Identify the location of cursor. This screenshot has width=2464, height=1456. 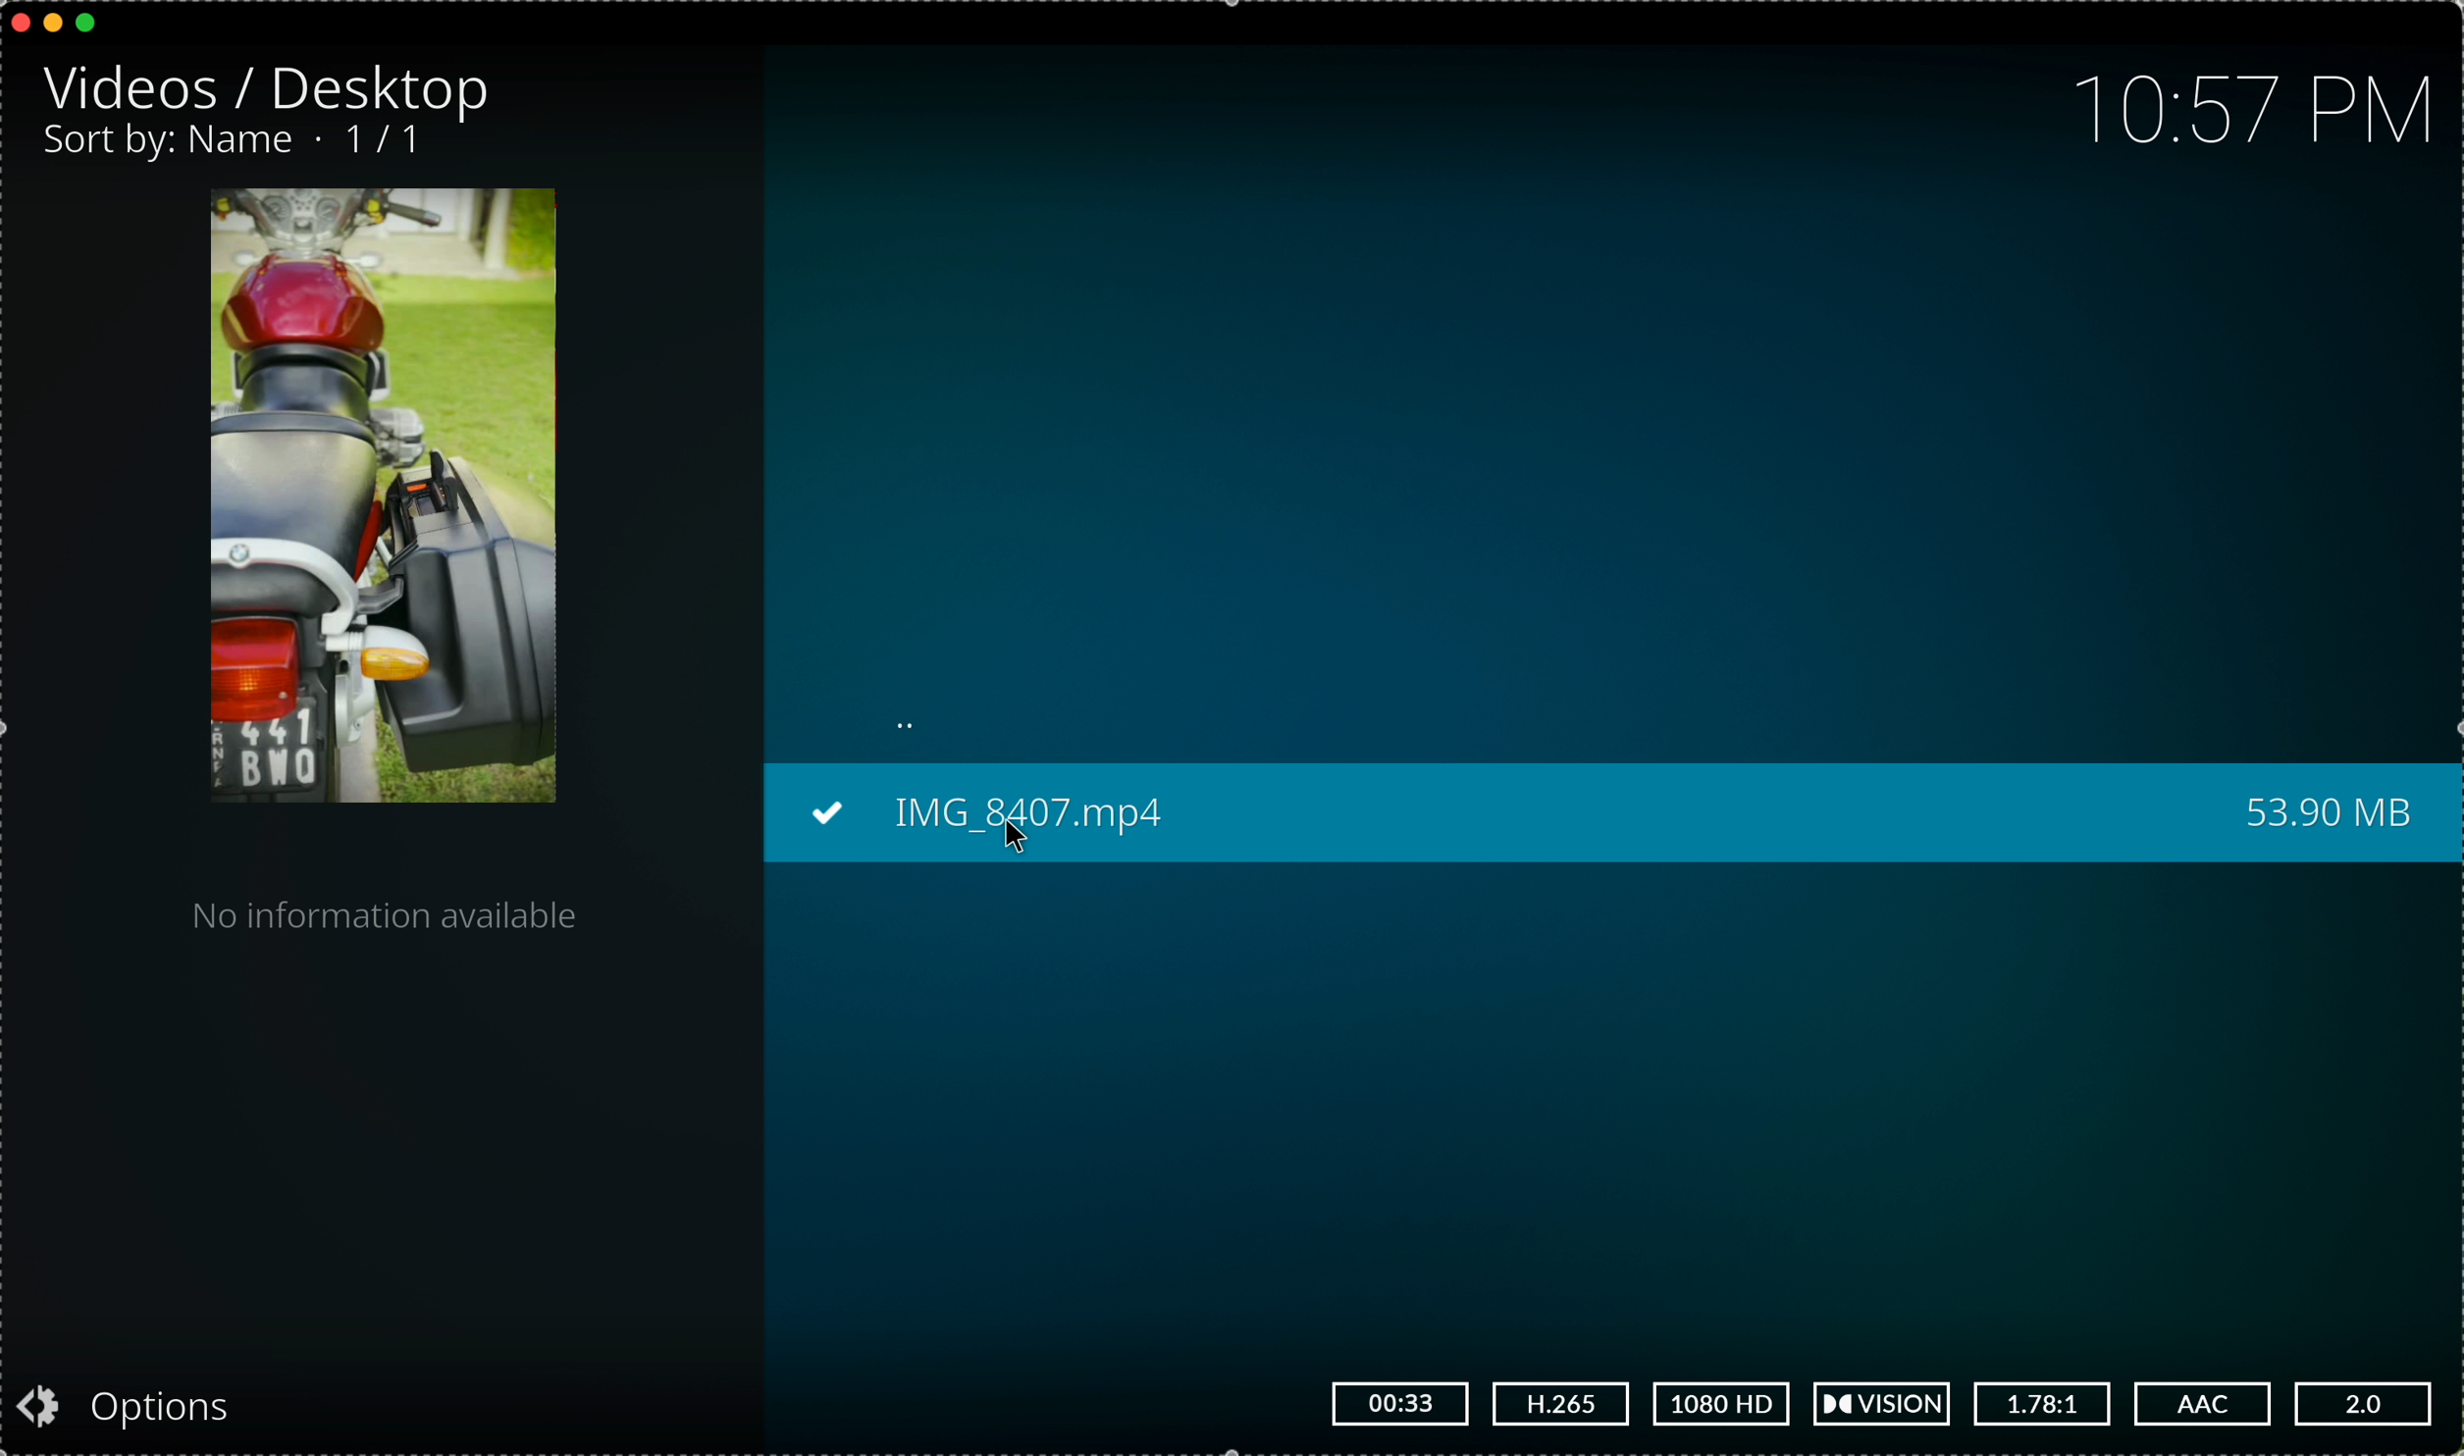
(1022, 846).